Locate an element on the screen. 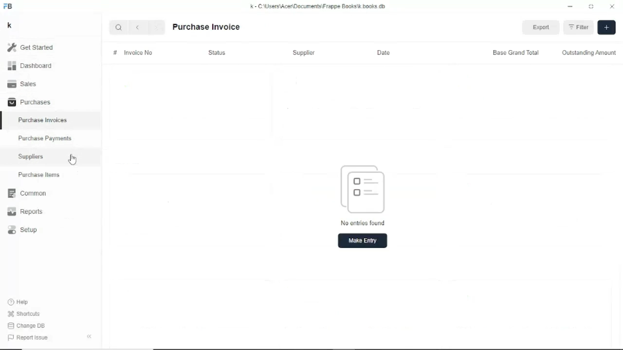 Image resolution: width=623 pixels, height=350 pixels. No entries found is located at coordinates (364, 196).